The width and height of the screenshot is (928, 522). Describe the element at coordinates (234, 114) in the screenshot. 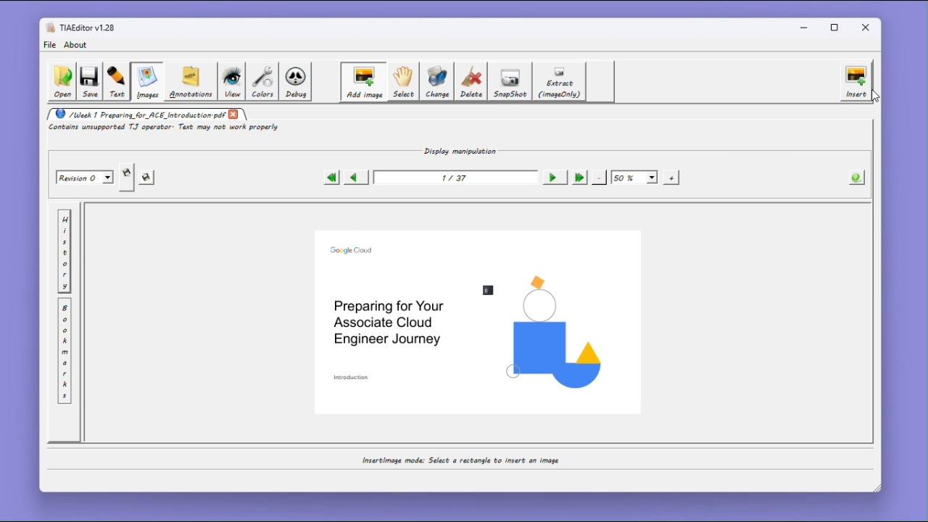

I see `close` at that location.